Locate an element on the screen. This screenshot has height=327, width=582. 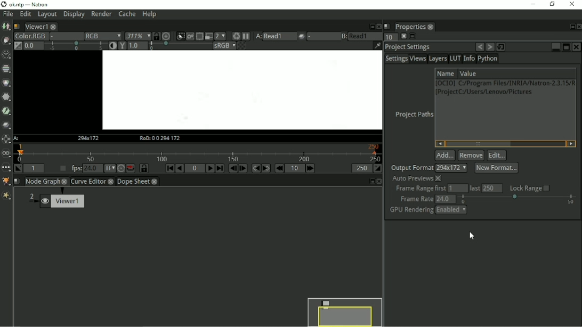
Help is located at coordinates (149, 14).